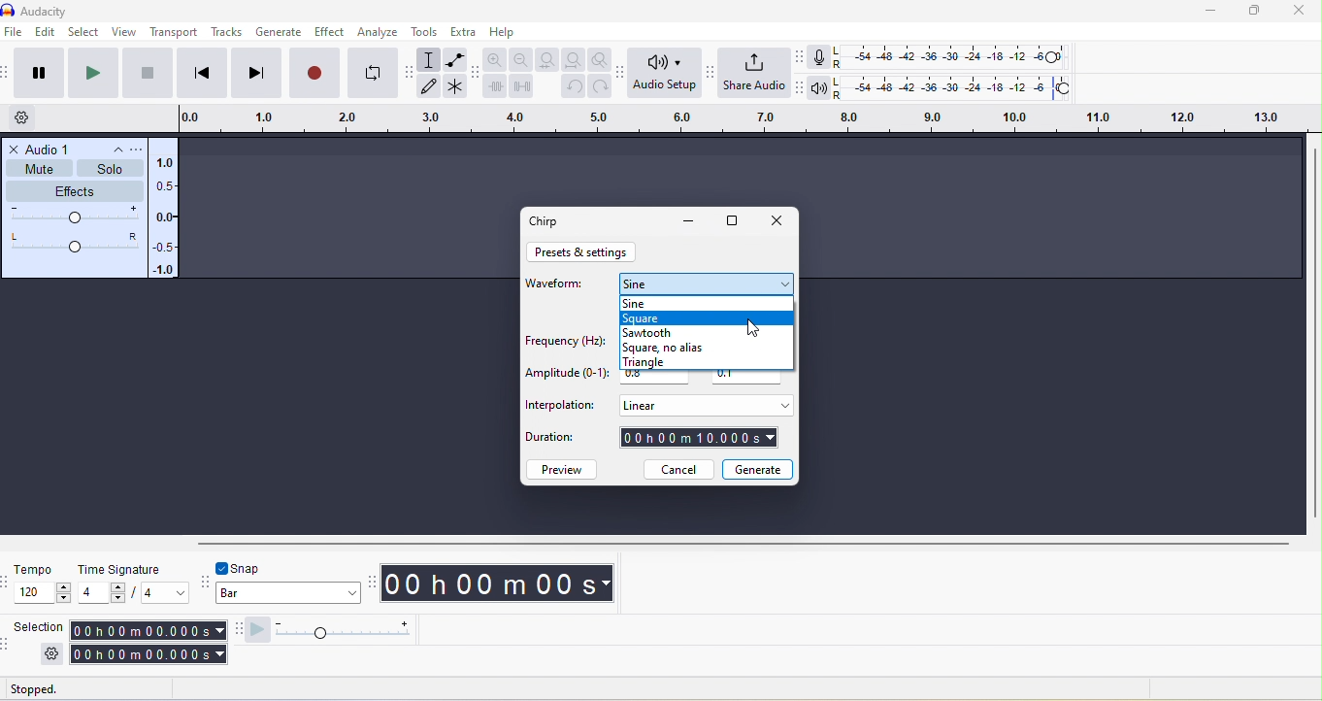  Describe the element at coordinates (707, 318) in the screenshot. I see `square` at that location.